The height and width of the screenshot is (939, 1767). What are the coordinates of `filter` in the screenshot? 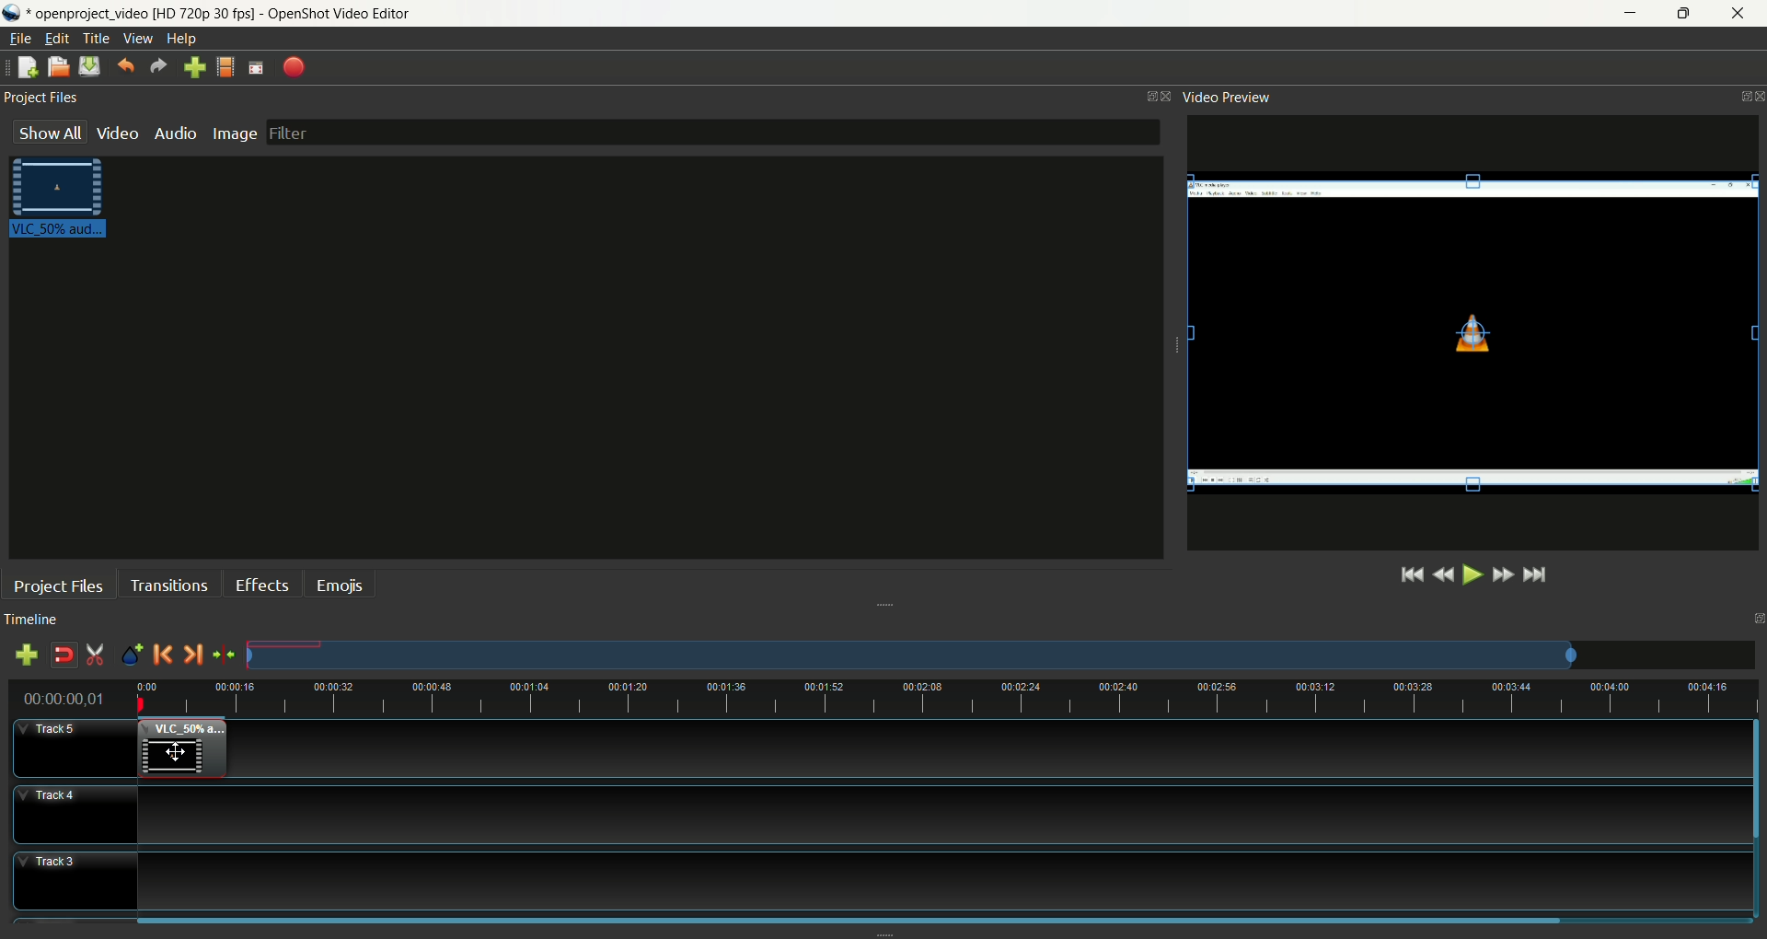 It's located at (710, 133).